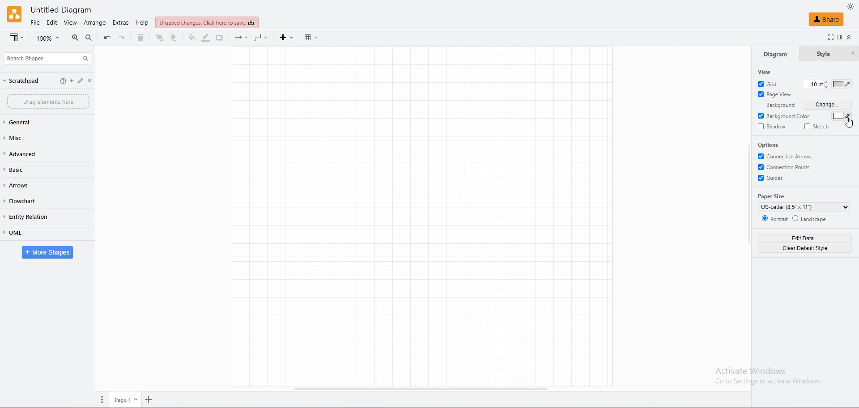 This screenshot has width=859, height=408. Describe the element at coordinates (774, 218) in the screenshot. I see `portrait` at that location.